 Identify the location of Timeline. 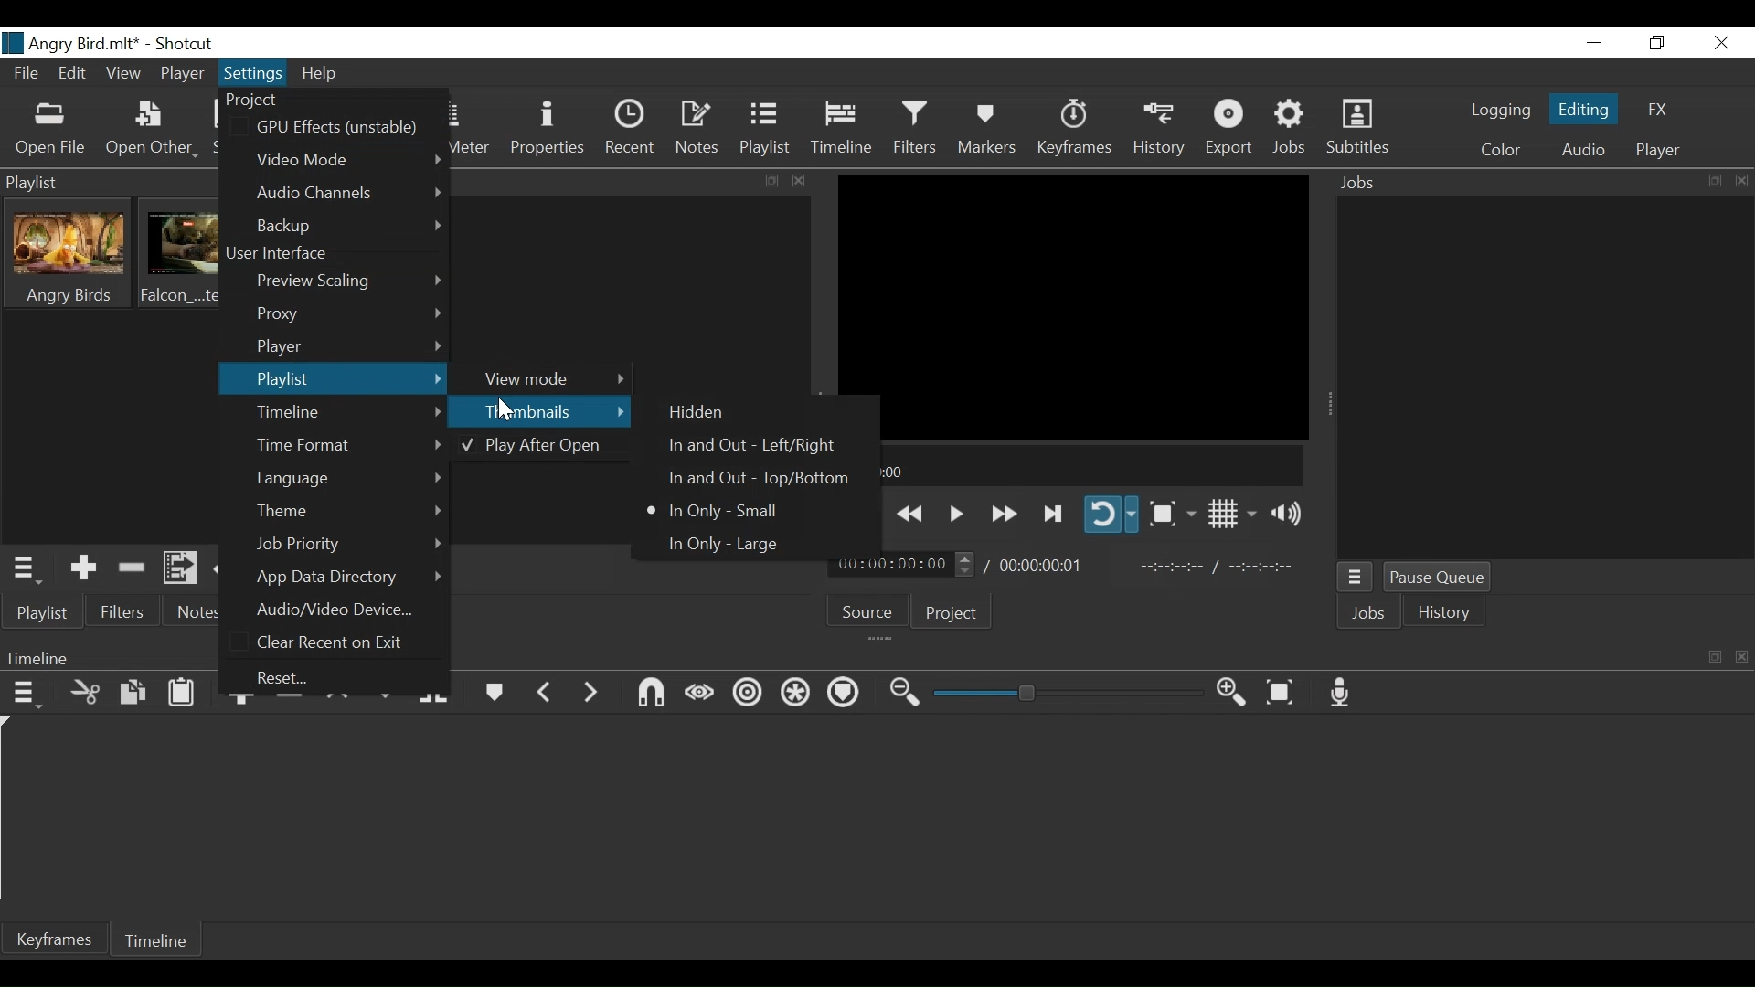
(841, 131).